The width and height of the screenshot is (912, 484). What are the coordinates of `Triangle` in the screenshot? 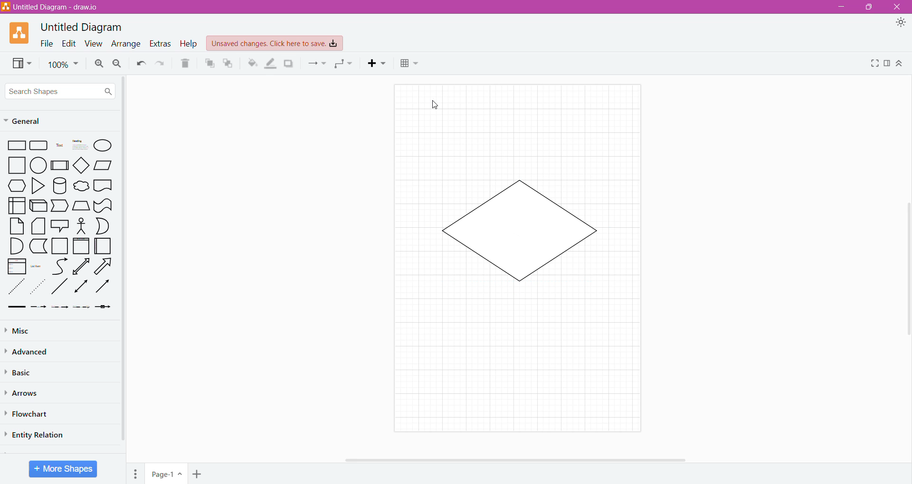 It's located at (37, 187).